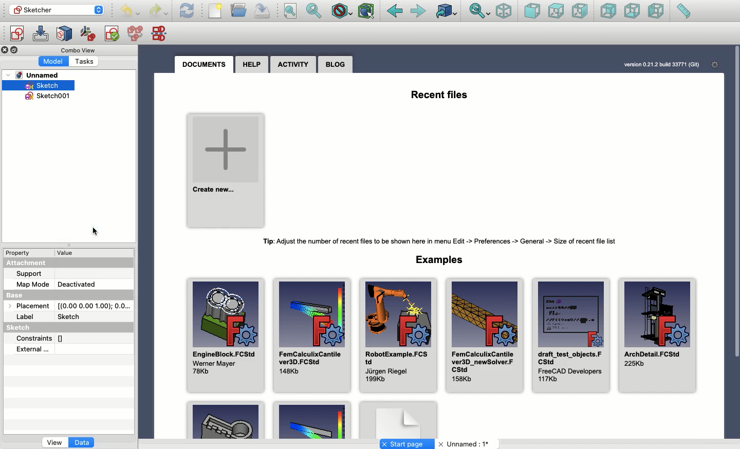 The height and width of the screenshot is (449, 740). I want to click on Edit sketch, so click(41, 34).